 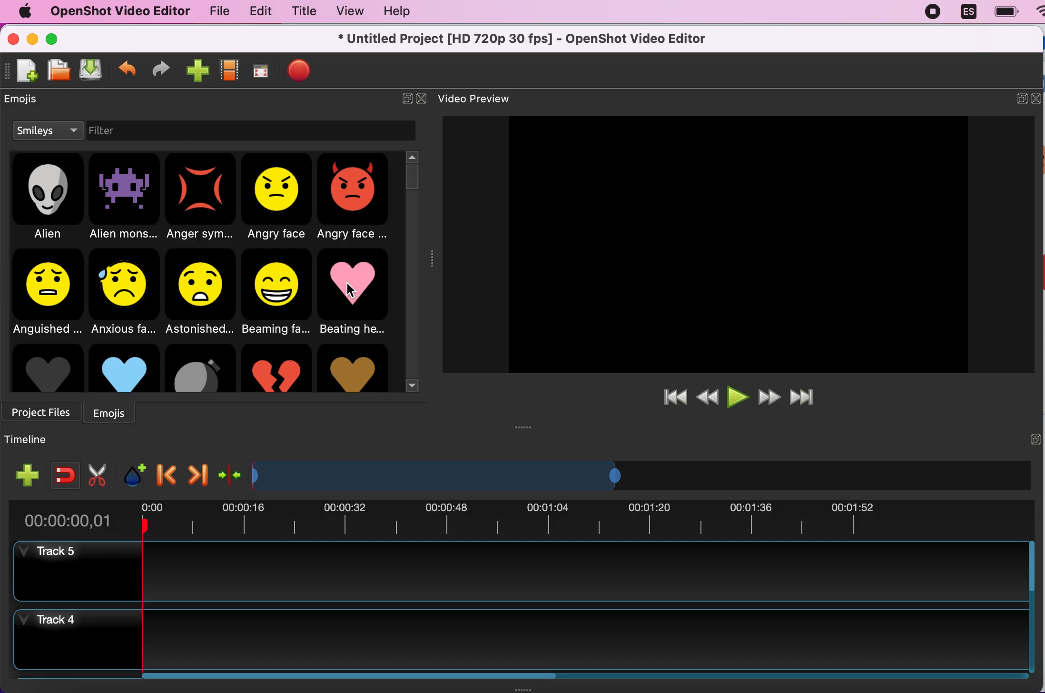 What do you see at coordinates (123, 132) in the screenshot?
I see `filter` at bounding box center [123, 132].